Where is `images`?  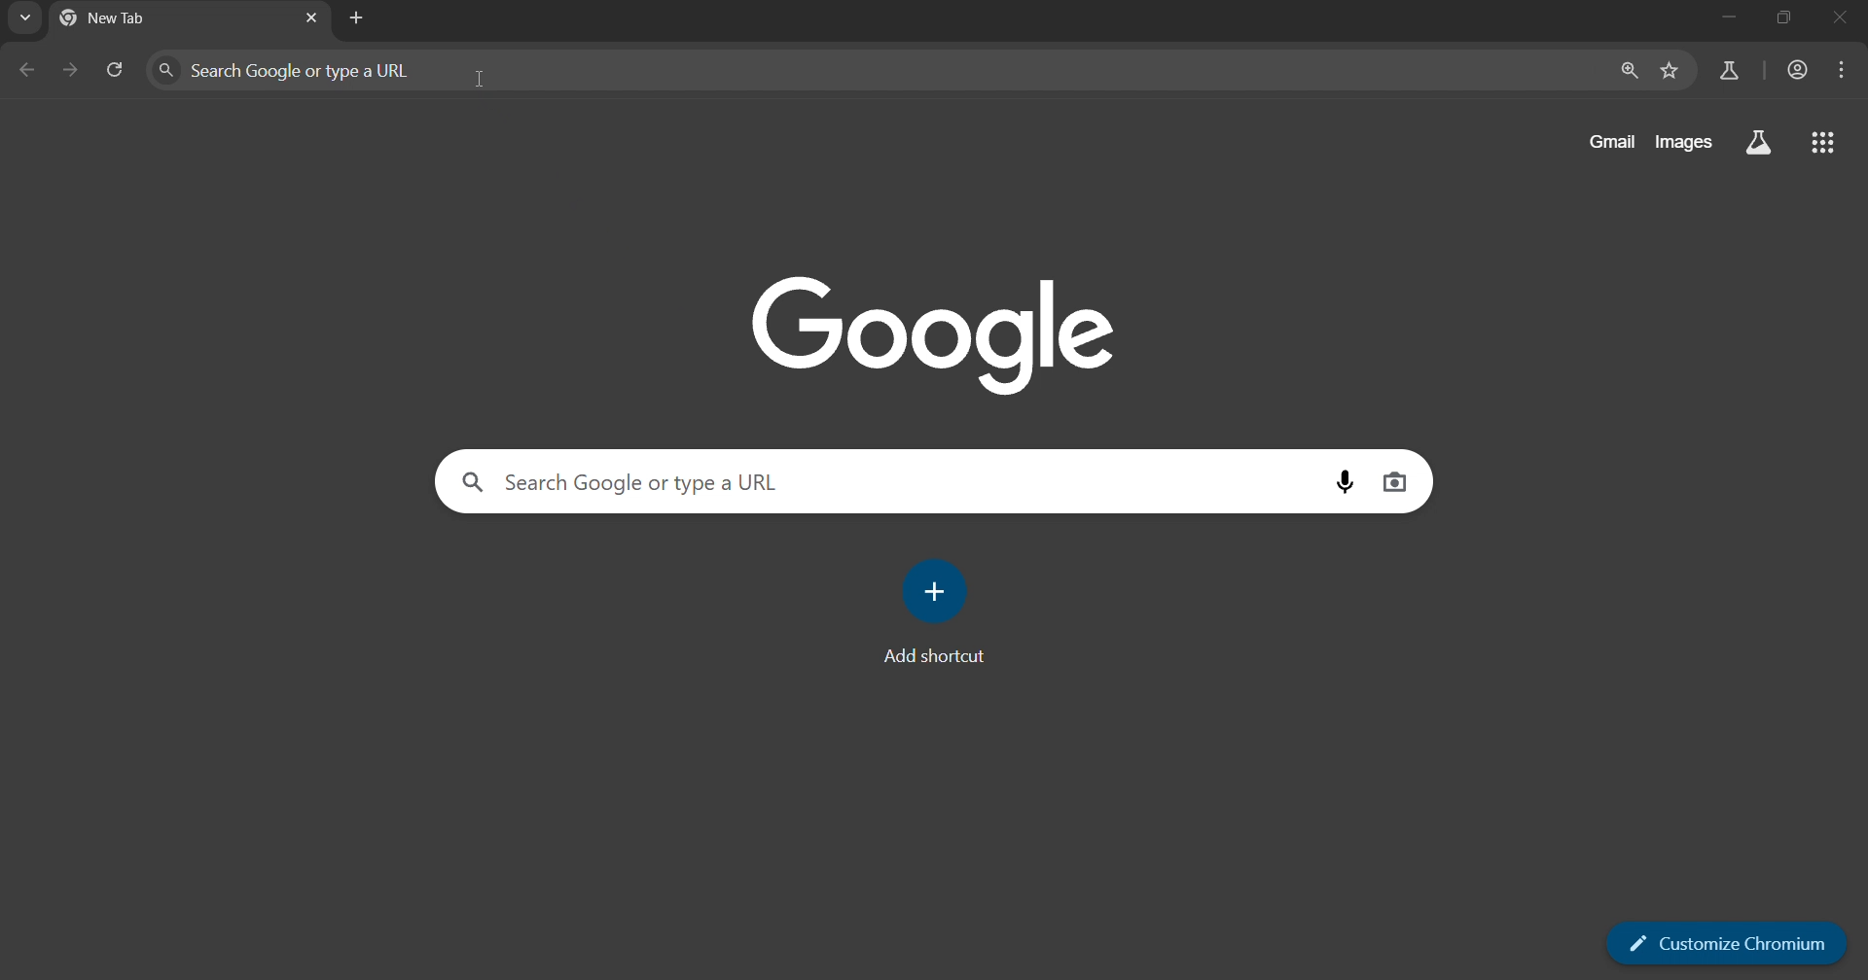
images is located at coordinates (1688, 142).